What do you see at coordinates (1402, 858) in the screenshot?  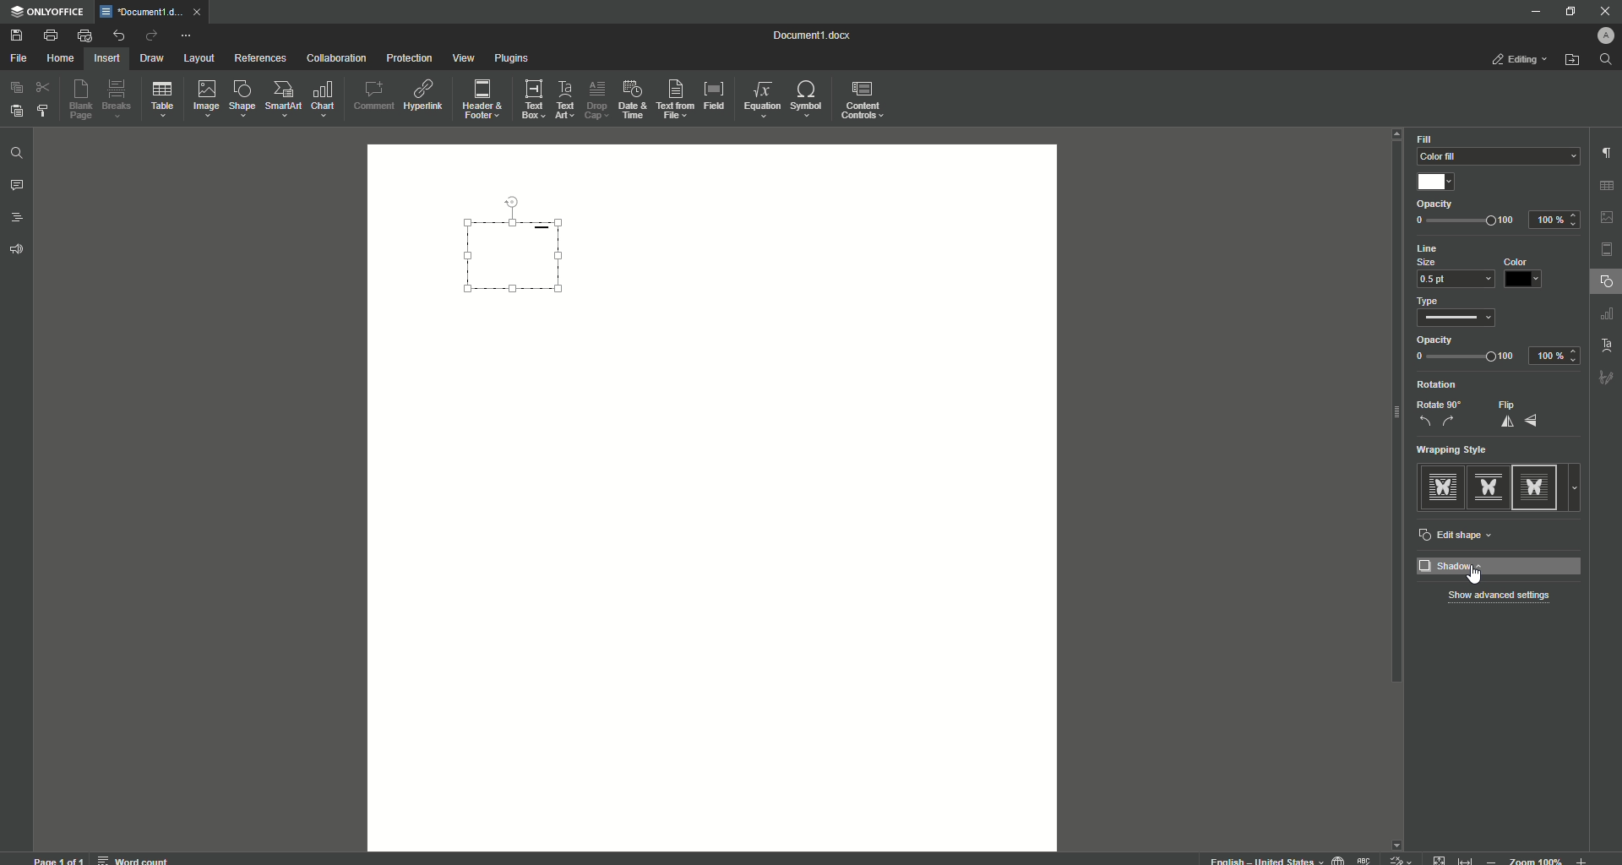 I see `track changes` at bounding box center [1402, 858].